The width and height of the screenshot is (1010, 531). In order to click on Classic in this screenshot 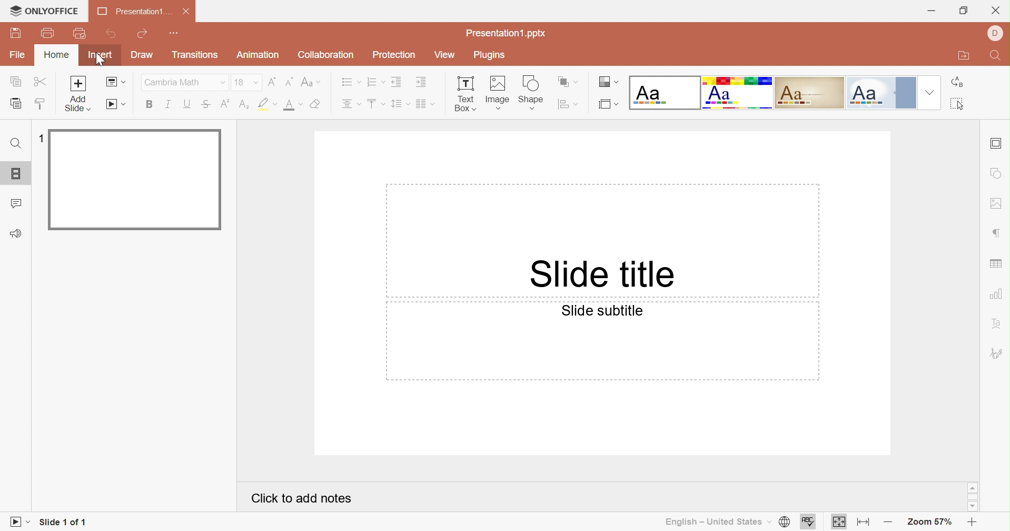, I will do `click(811, 94)`.